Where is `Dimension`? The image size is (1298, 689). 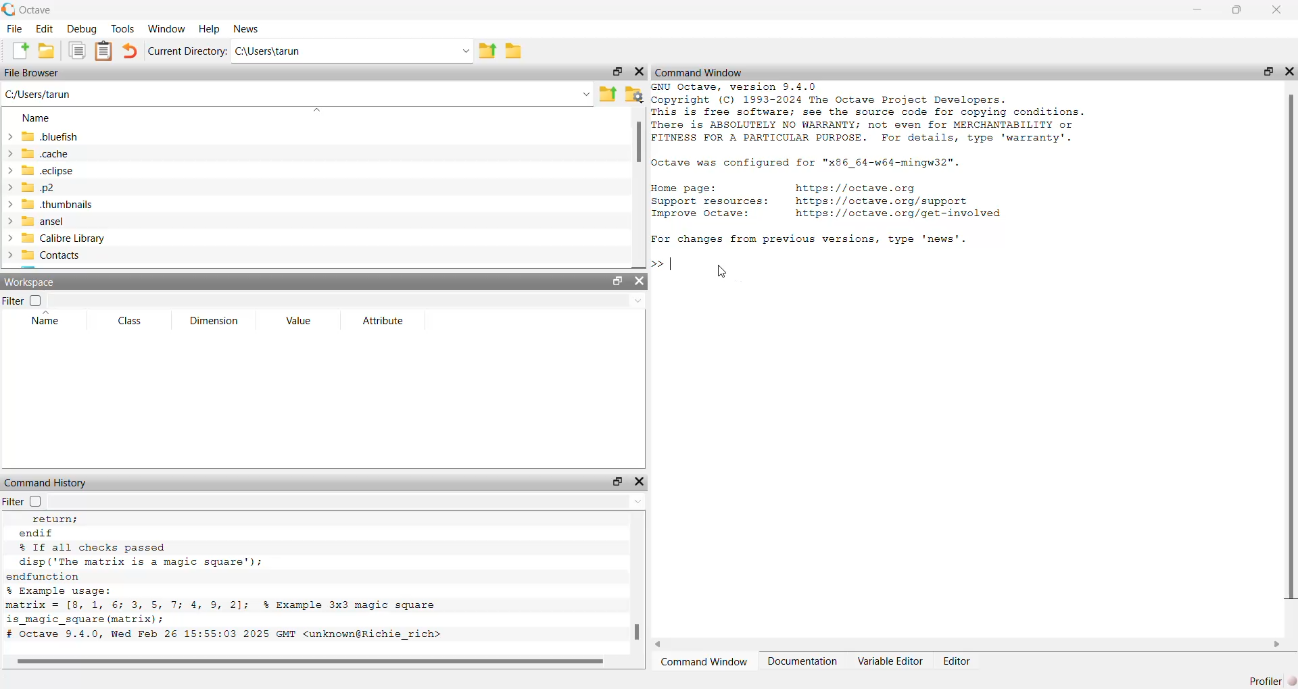 Dimension is located at coordinates (213, 322).